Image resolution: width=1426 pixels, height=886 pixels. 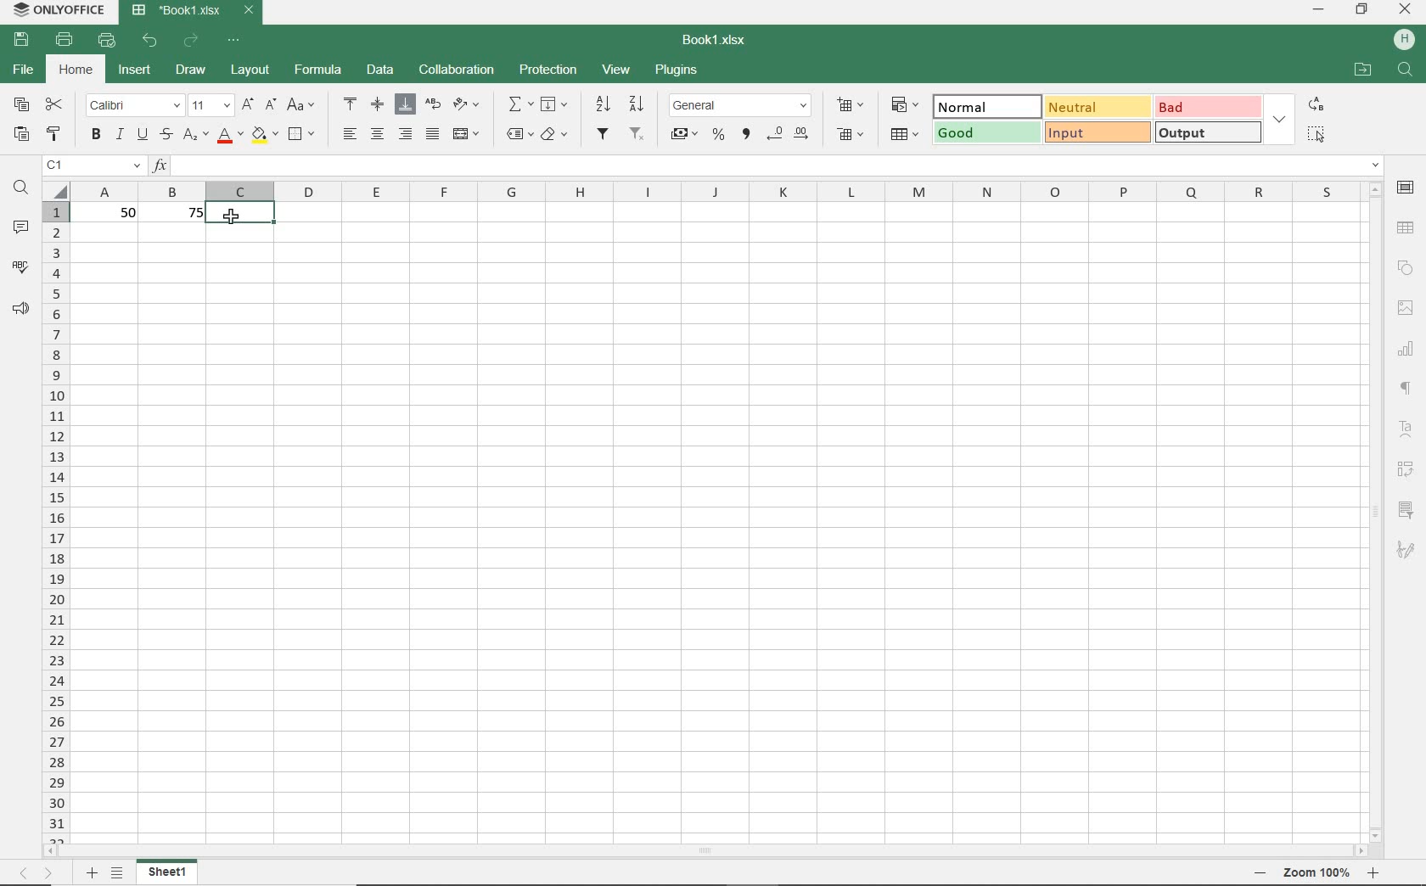 What do you see at coordinates (121, 213) in the screenshot?
I see `50` at bounding box center [121, 213].